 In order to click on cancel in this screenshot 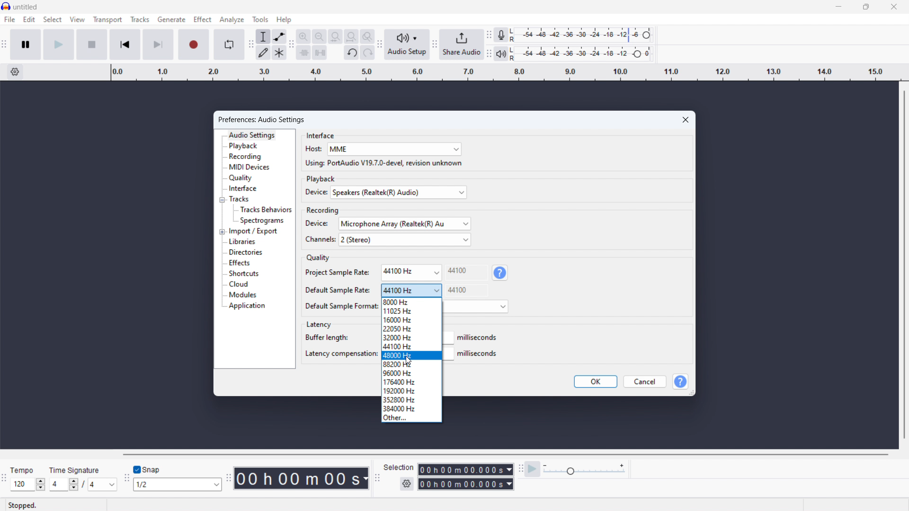, I will do `click(643, 382)`.